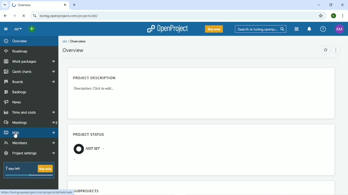  I want to click on Work packages, so click(23, 62).